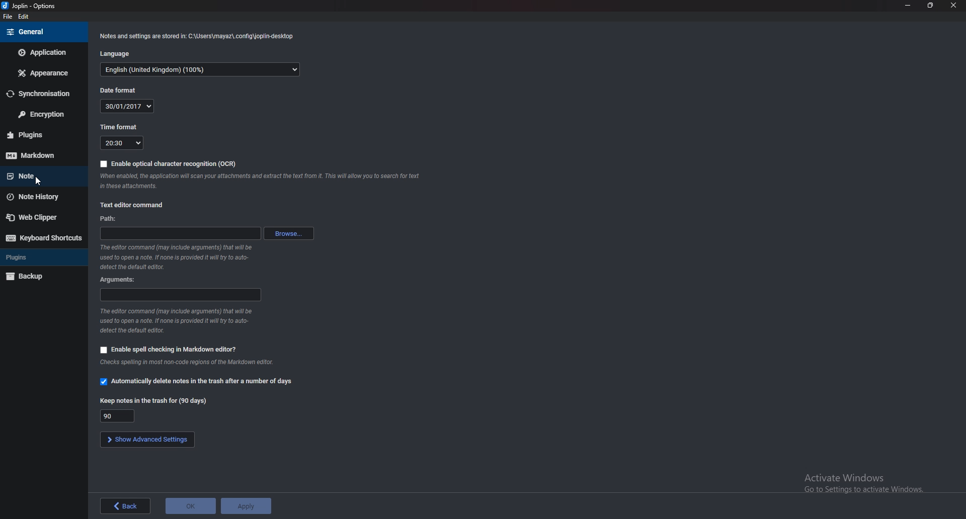 The width and height of the screenshot is (966, 519). What do you see at coordinates (869, 483) in the screenshot?
I see `Activate windows pop up` at bounding box center [869, 483].